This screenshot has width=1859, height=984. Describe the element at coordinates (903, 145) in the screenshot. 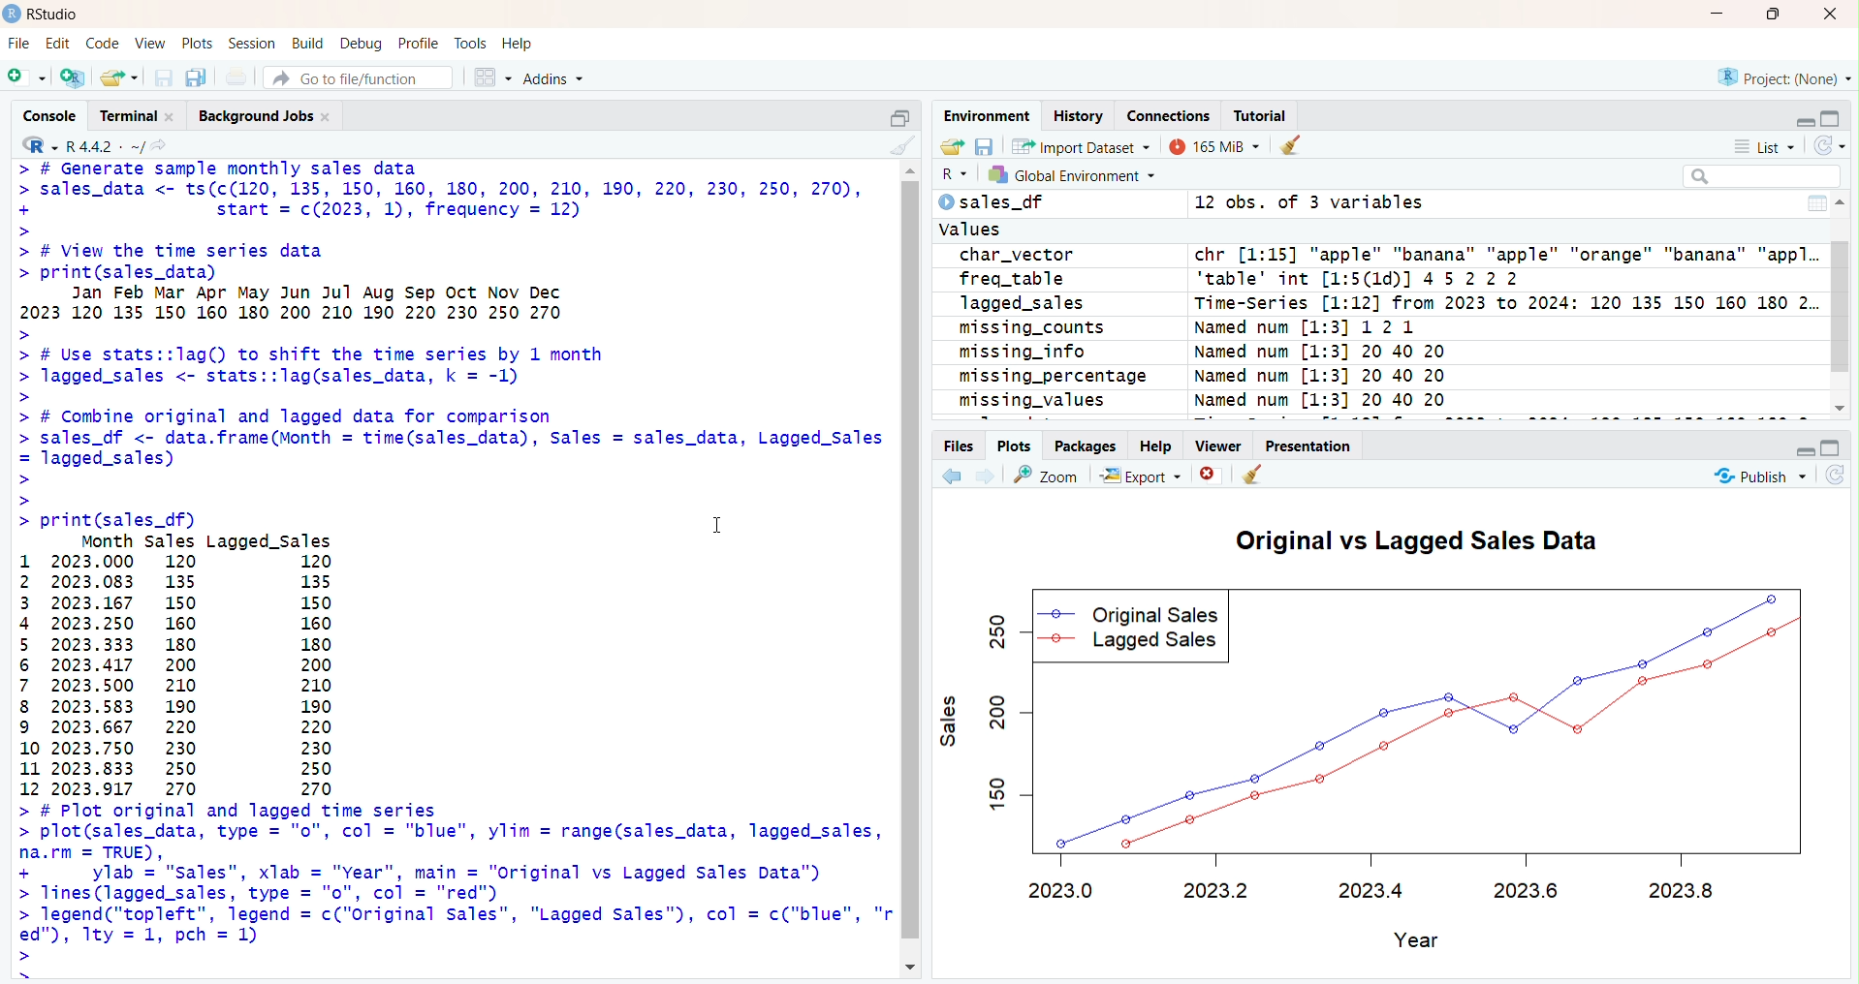

I see `clear console` at that location.